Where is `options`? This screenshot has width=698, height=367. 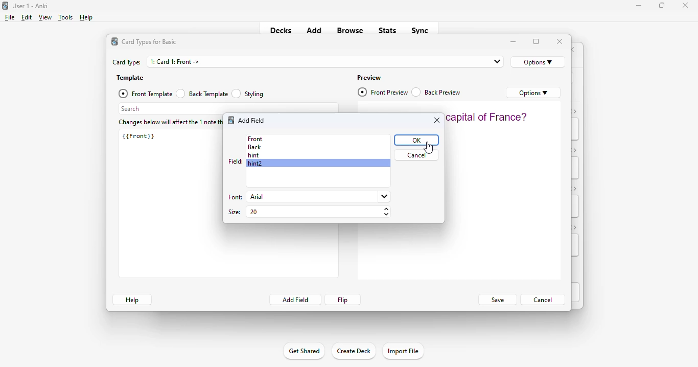
options is located at coordinates (533, 93).